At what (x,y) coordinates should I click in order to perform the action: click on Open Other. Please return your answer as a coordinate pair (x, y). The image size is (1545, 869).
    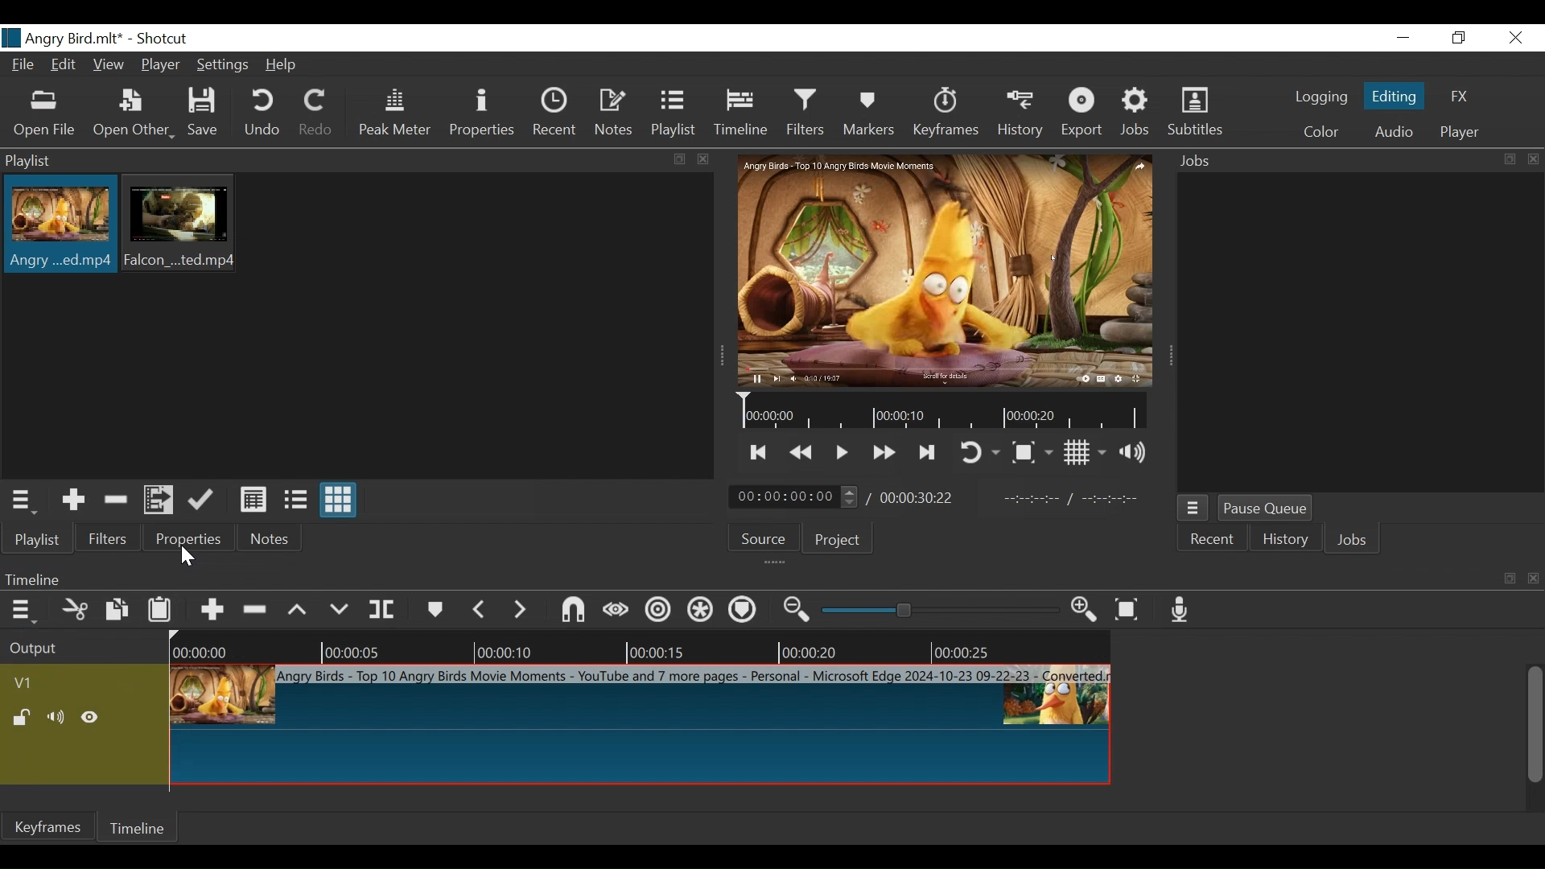
    Looking at the image, I should click on (133, 116).